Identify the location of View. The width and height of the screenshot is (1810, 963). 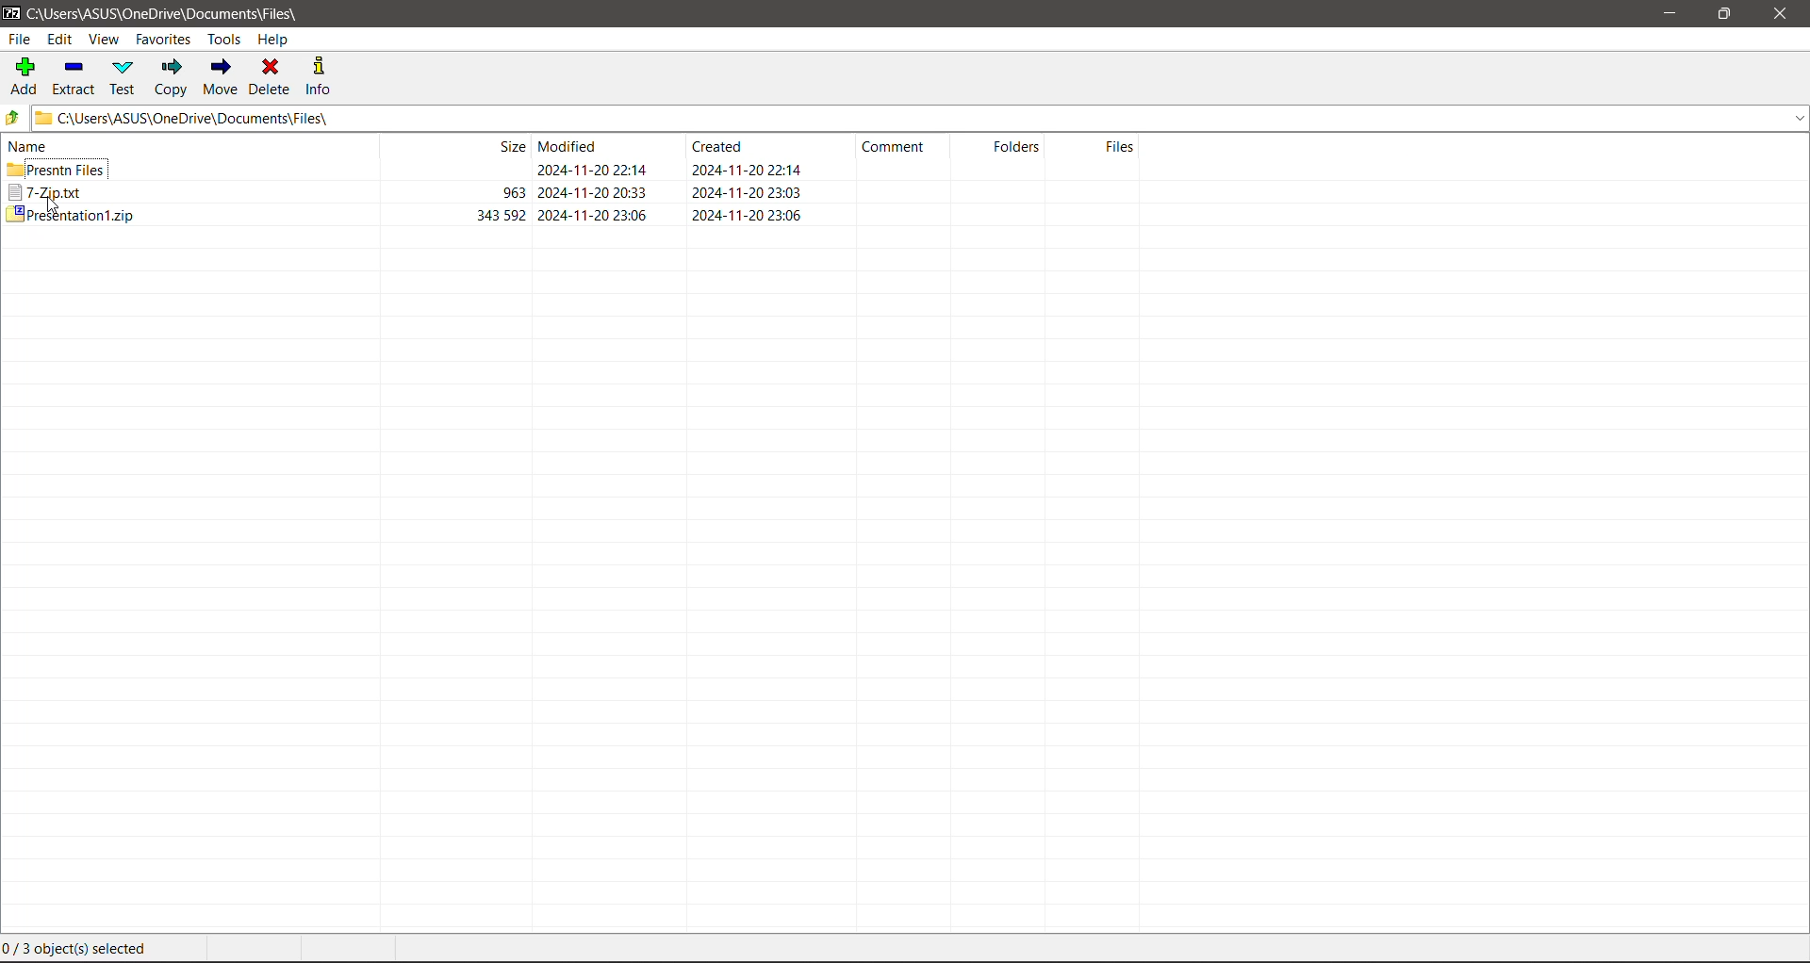
(105, 41).